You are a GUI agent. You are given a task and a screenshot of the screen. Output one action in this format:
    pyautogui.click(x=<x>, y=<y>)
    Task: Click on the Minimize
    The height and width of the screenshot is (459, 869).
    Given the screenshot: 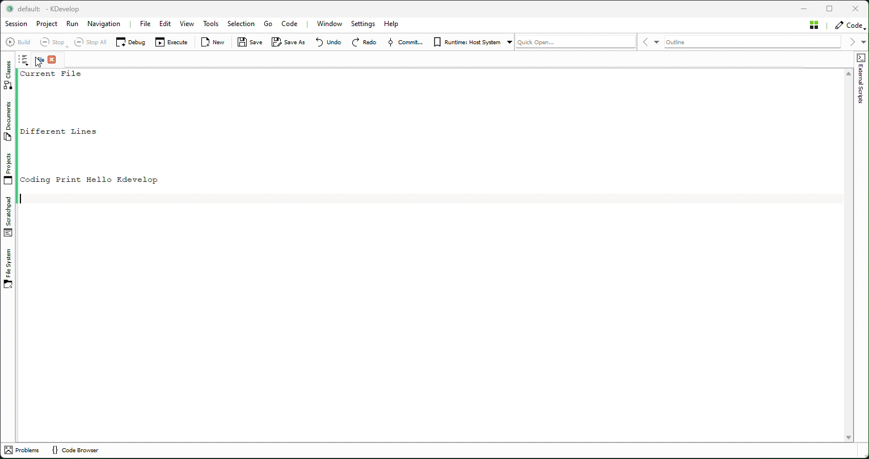 What is the action you would take?
    pyautogui.click(x=807, y=7)
    